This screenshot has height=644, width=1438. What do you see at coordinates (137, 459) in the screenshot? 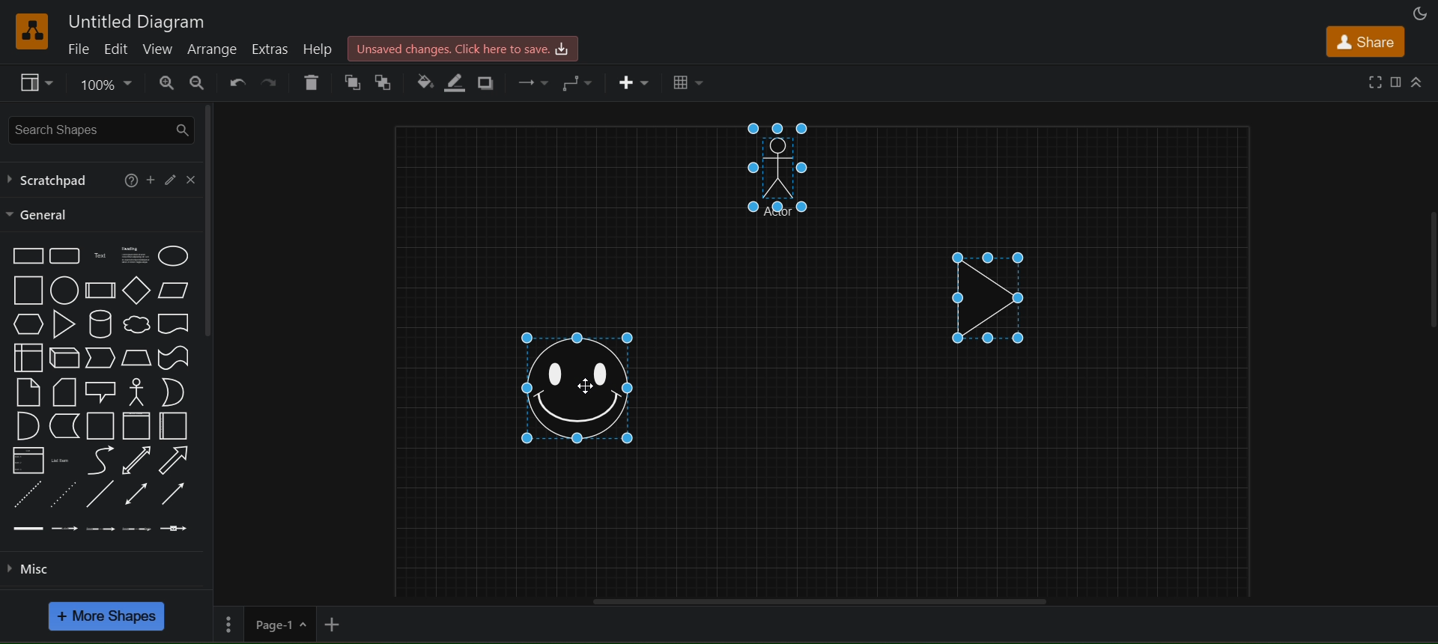
I see `bidirectional arrow` at bounding box center [137, 459].